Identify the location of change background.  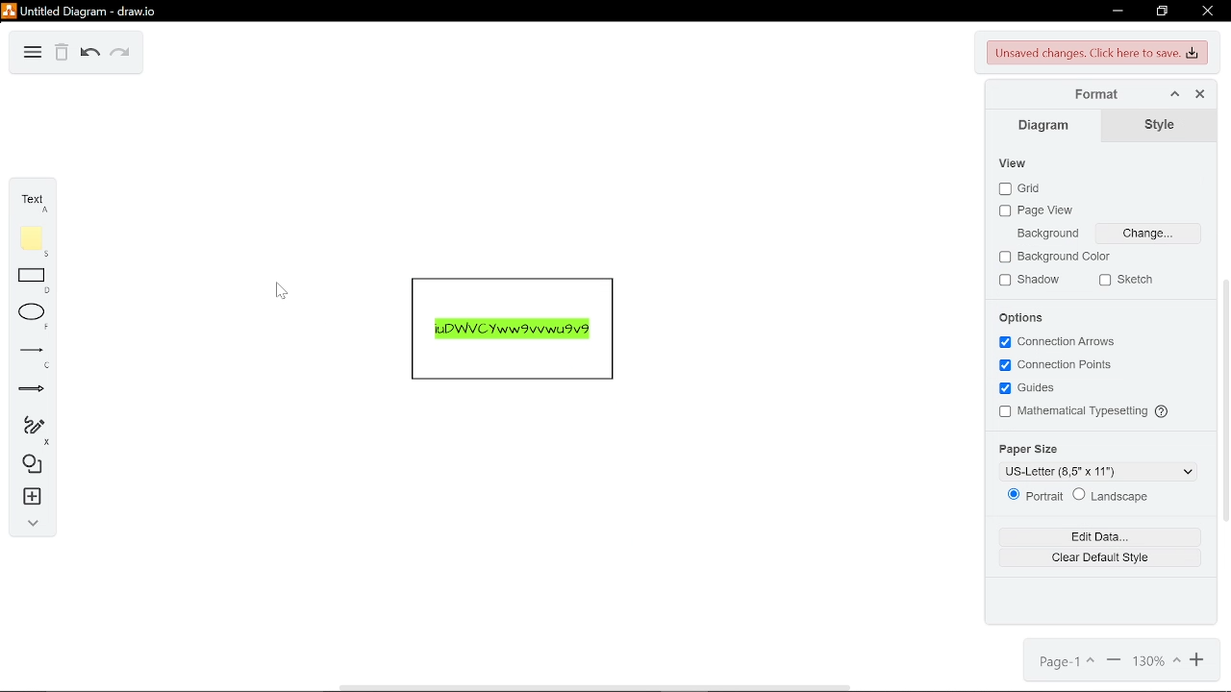
(1148, 235).